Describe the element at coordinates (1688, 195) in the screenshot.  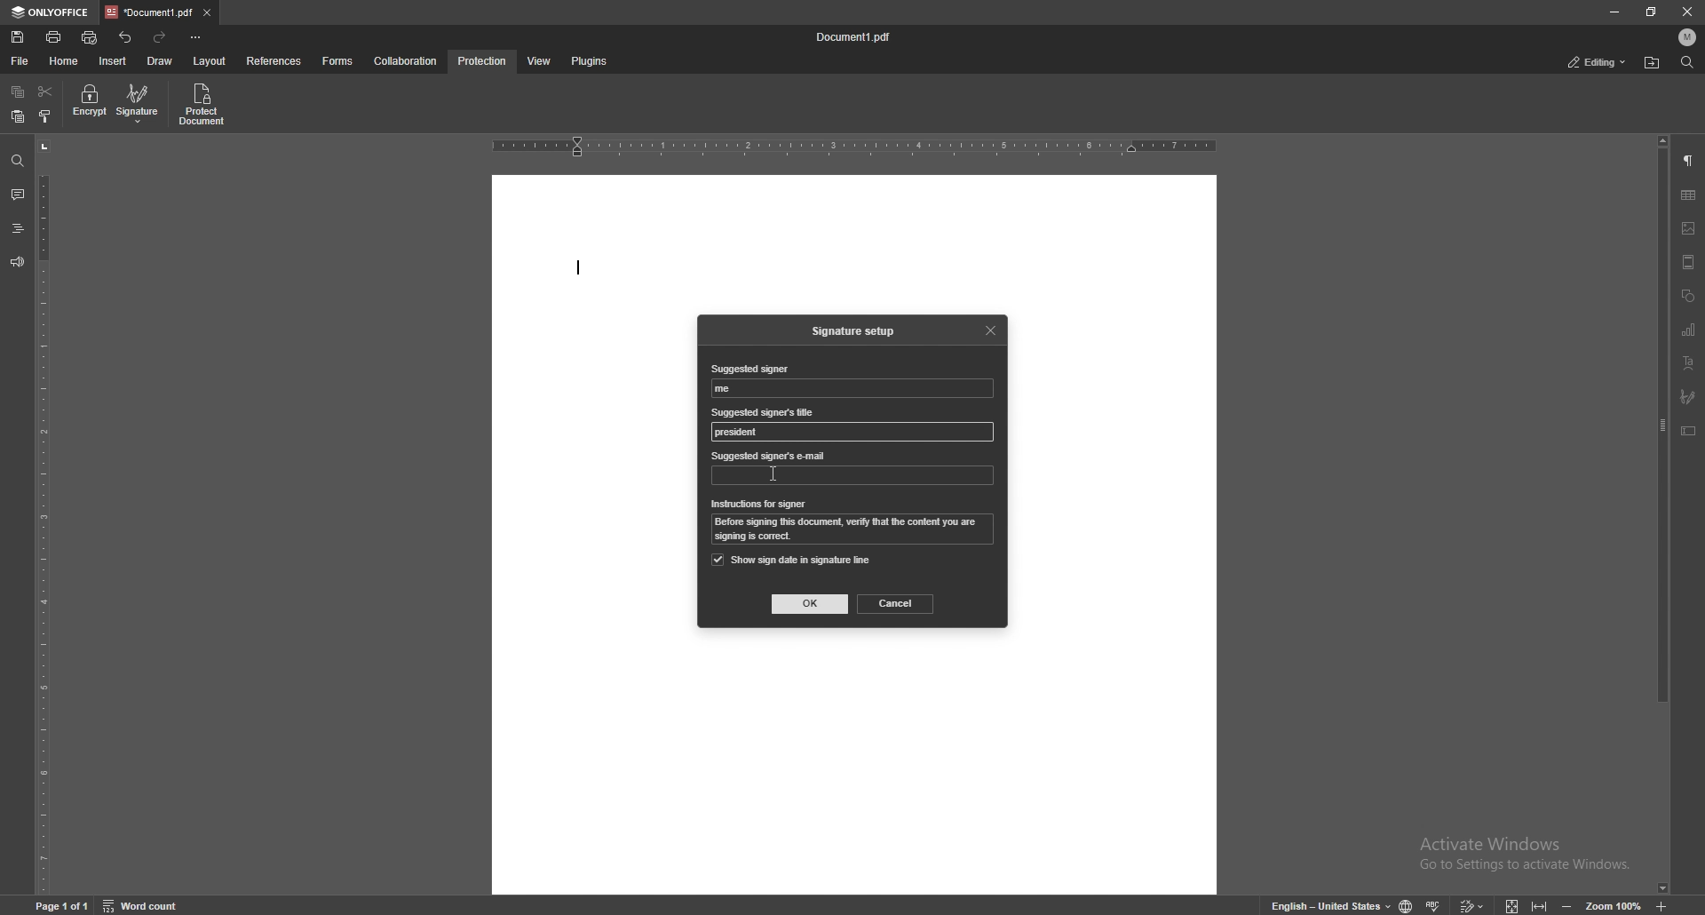
I see `table` at that location.